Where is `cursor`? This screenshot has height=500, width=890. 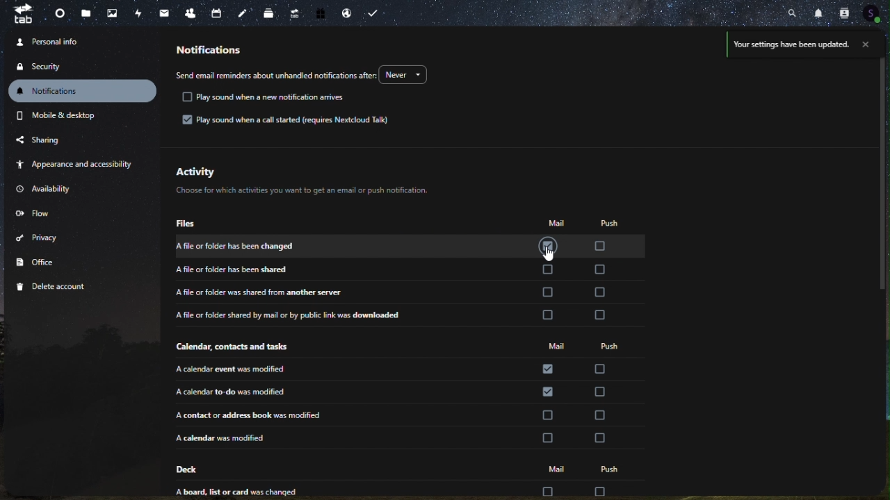
cursor is located at coordinates (550, 254).